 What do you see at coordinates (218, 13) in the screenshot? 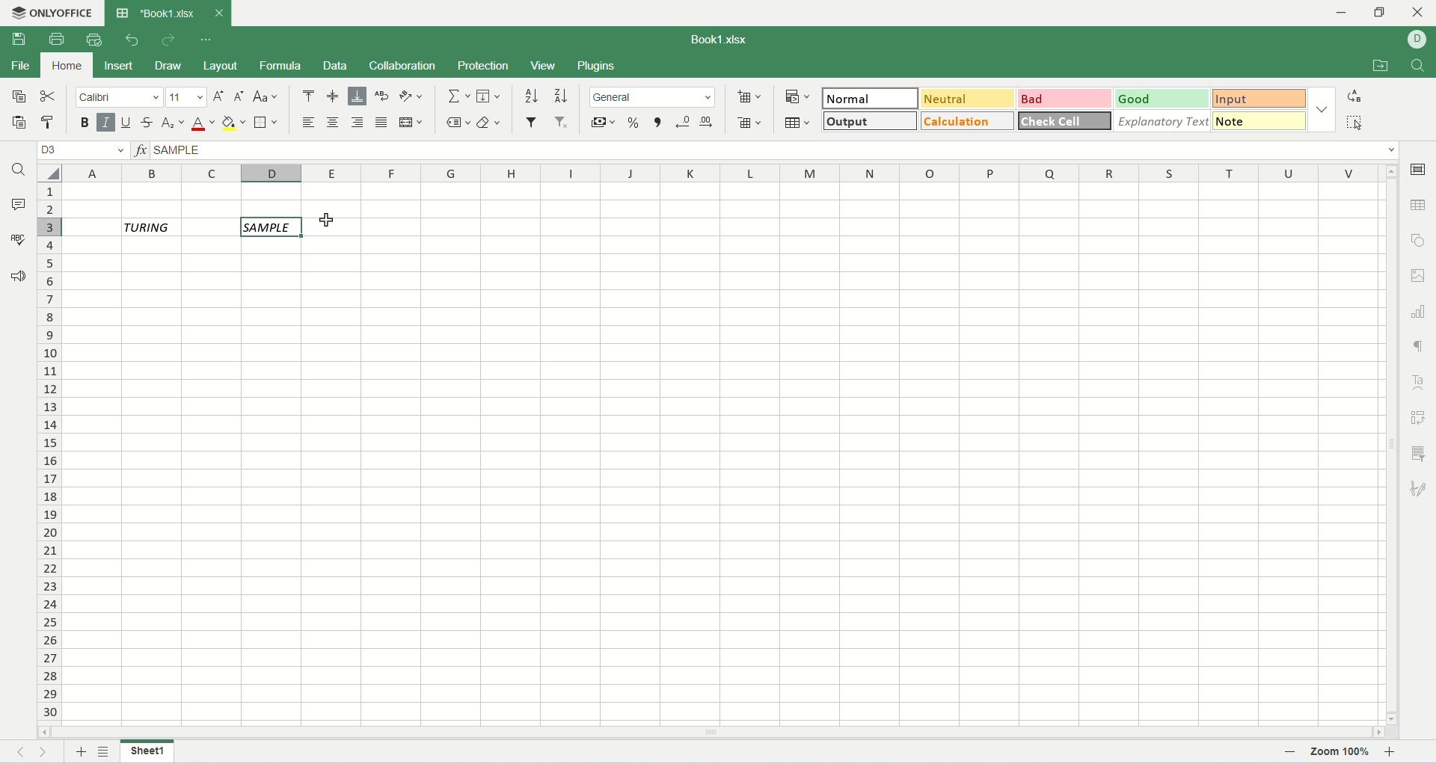
I see `close` at bounding box center [218, 13].